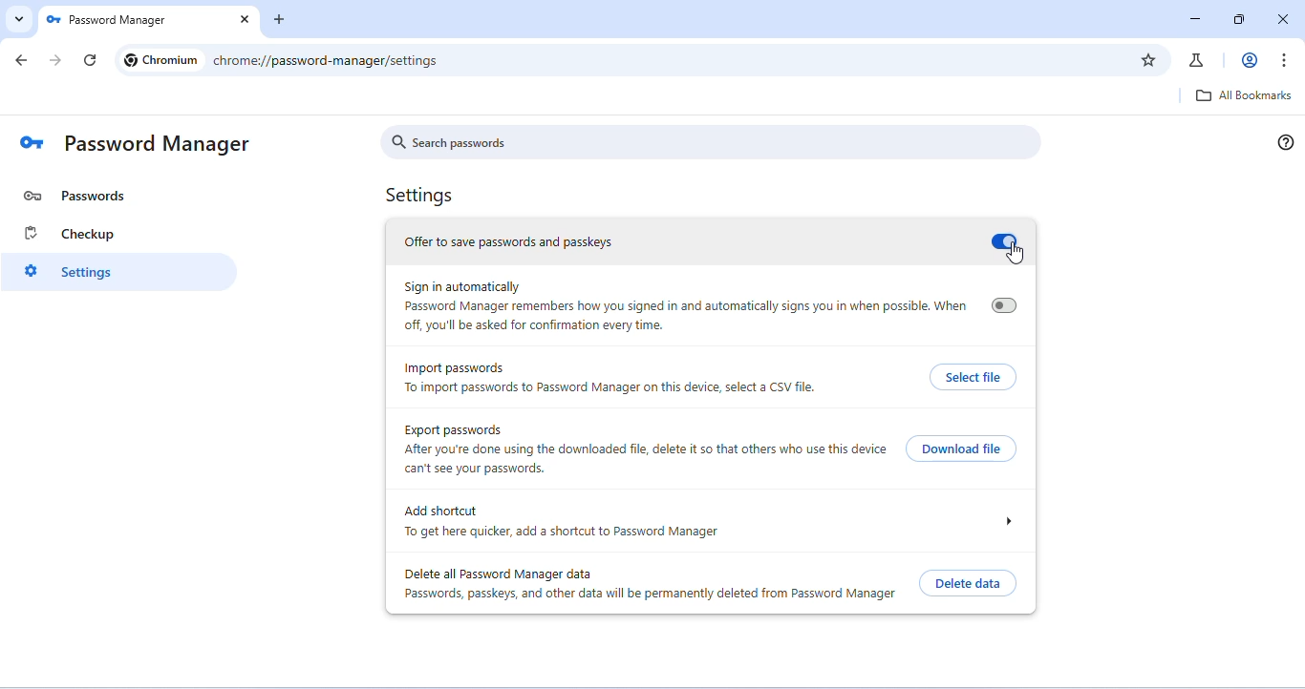 The image size is (1305, 689). I want to click on export passwords, so click(454, 429).